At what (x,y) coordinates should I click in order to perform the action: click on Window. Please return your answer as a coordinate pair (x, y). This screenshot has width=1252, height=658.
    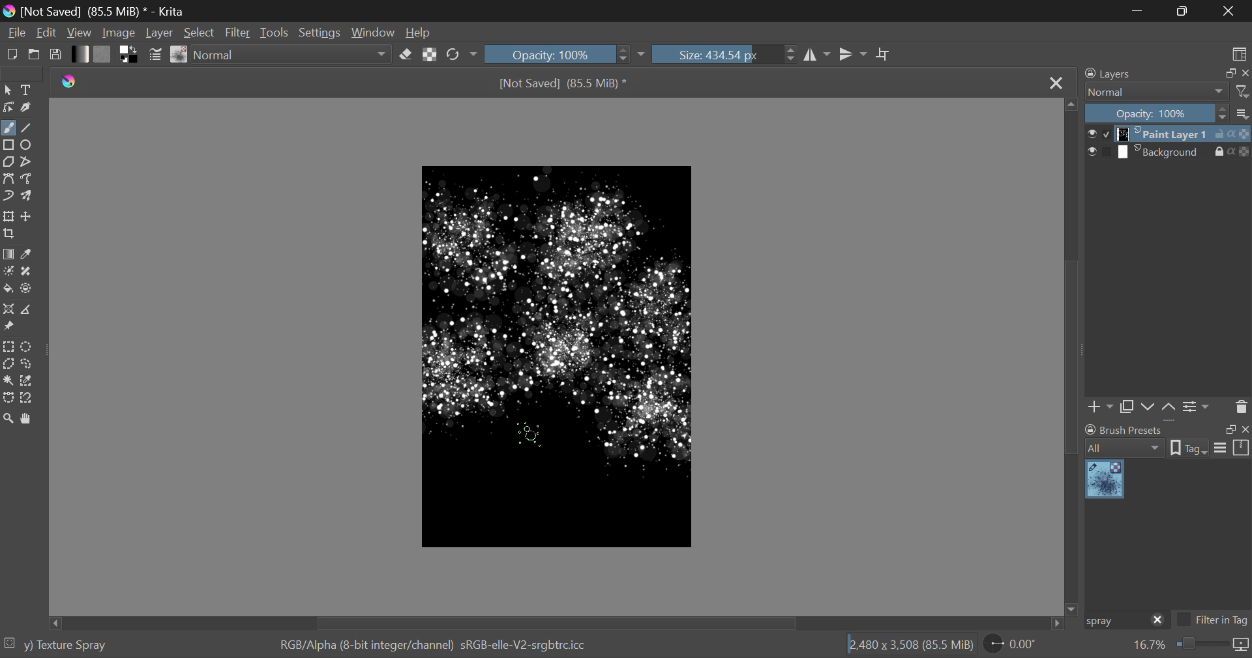
    Looking at the image, I should click on (375, 31).